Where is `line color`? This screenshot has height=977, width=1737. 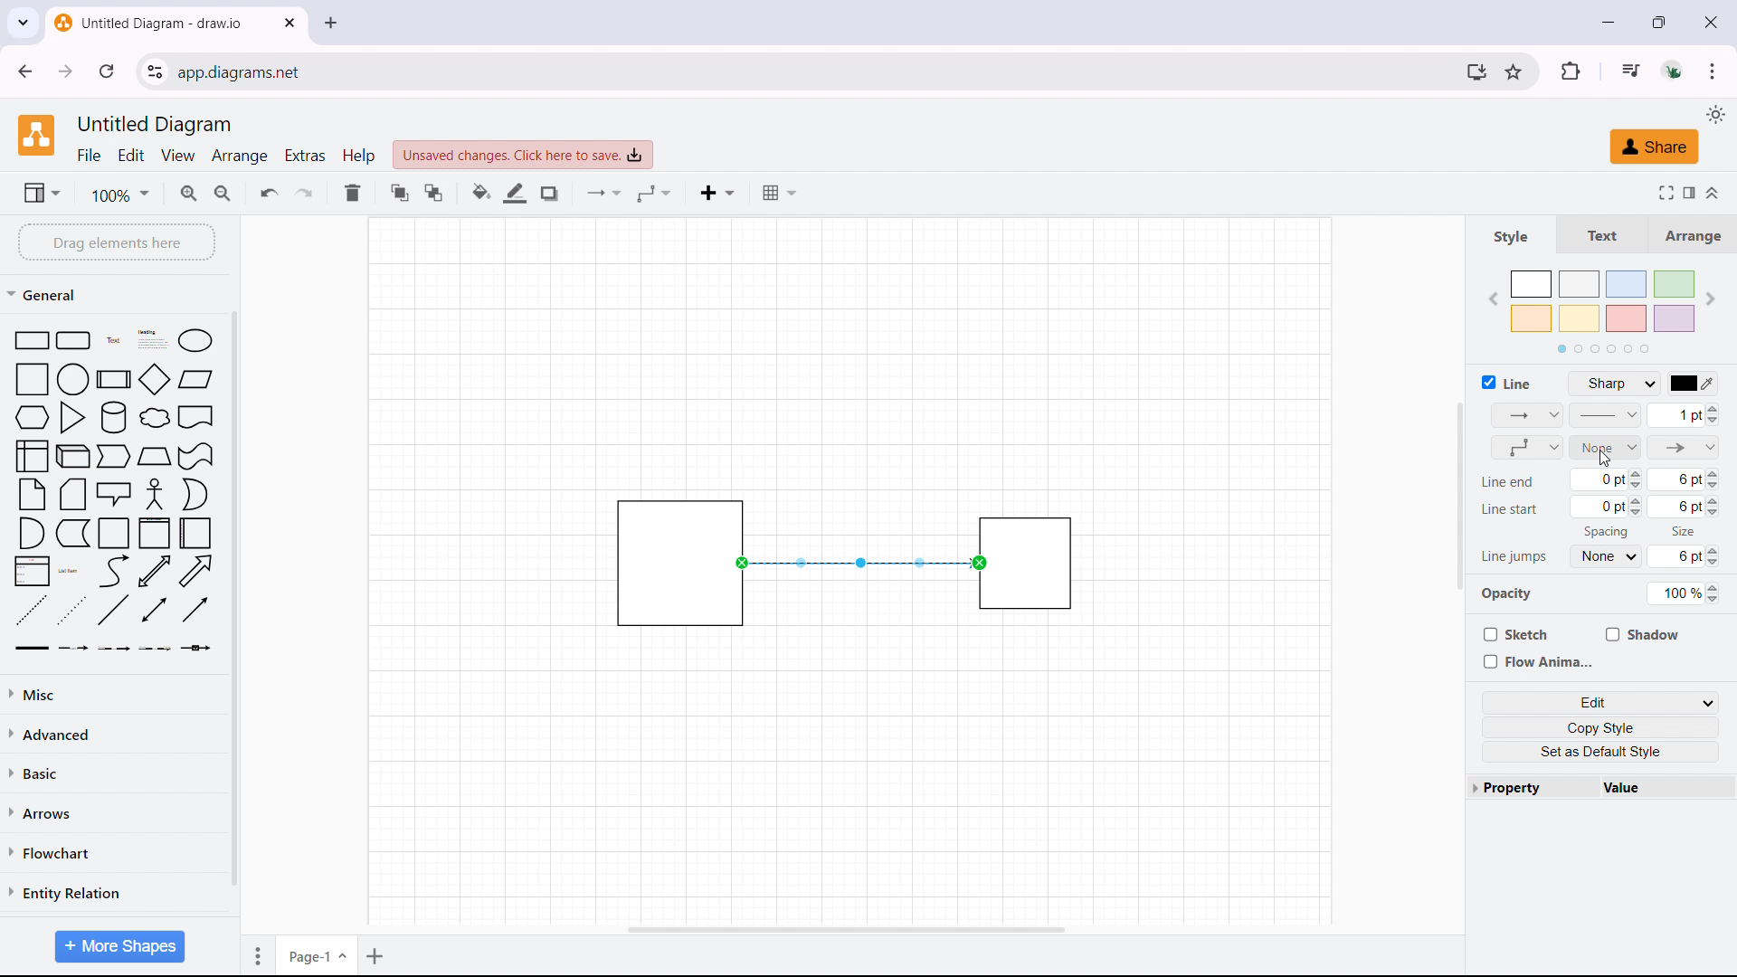
line color is located at coordinates (516, 194).